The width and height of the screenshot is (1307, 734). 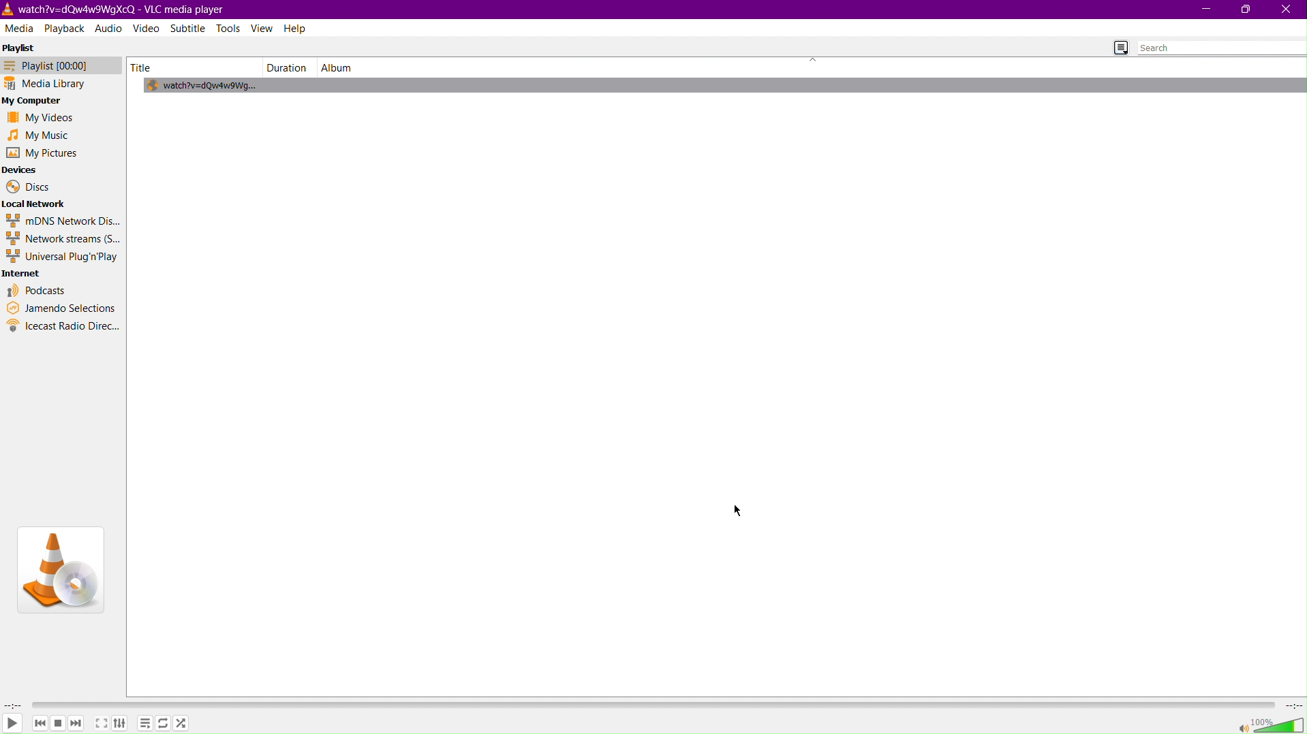 What do you see at coordinates (122, 9) in the screenshot?
I see `VLC Media` at bounding box center [122, 9].